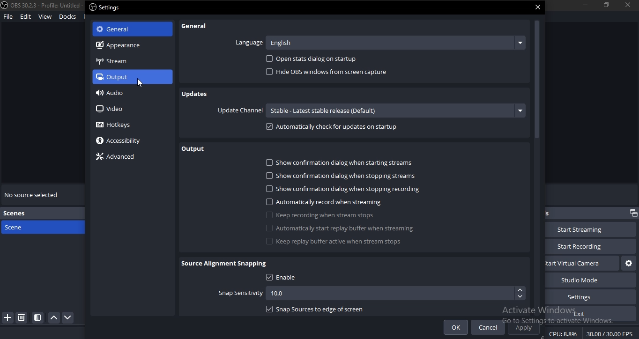 The image size is (639, 339). What do you see at coordinates (343, 164) in the screenshot?
I see `show confirmation dialog when starting streams` at bounding box center [343, 164].